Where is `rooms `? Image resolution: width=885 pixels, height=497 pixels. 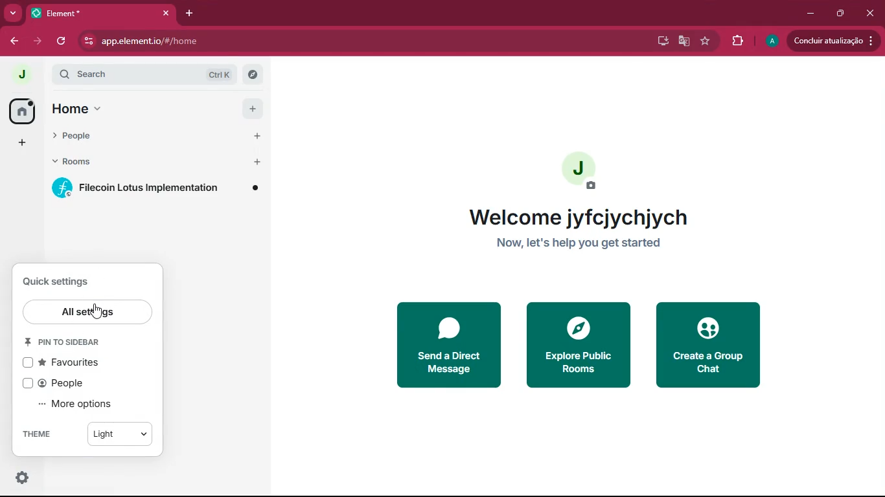
rooms  is located at coordinates (127, 165).